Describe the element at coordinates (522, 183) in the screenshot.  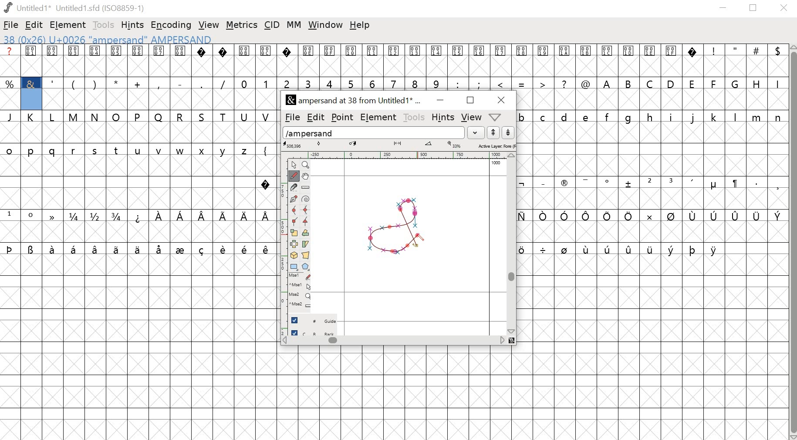
I see `symbol` at that location.